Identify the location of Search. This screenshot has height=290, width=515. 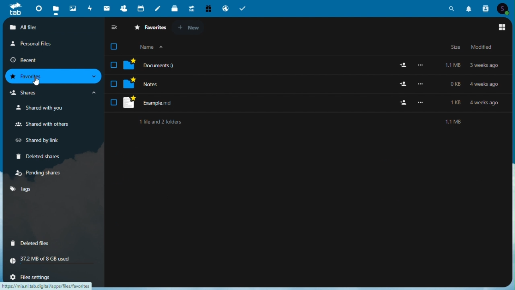
(452, 8).